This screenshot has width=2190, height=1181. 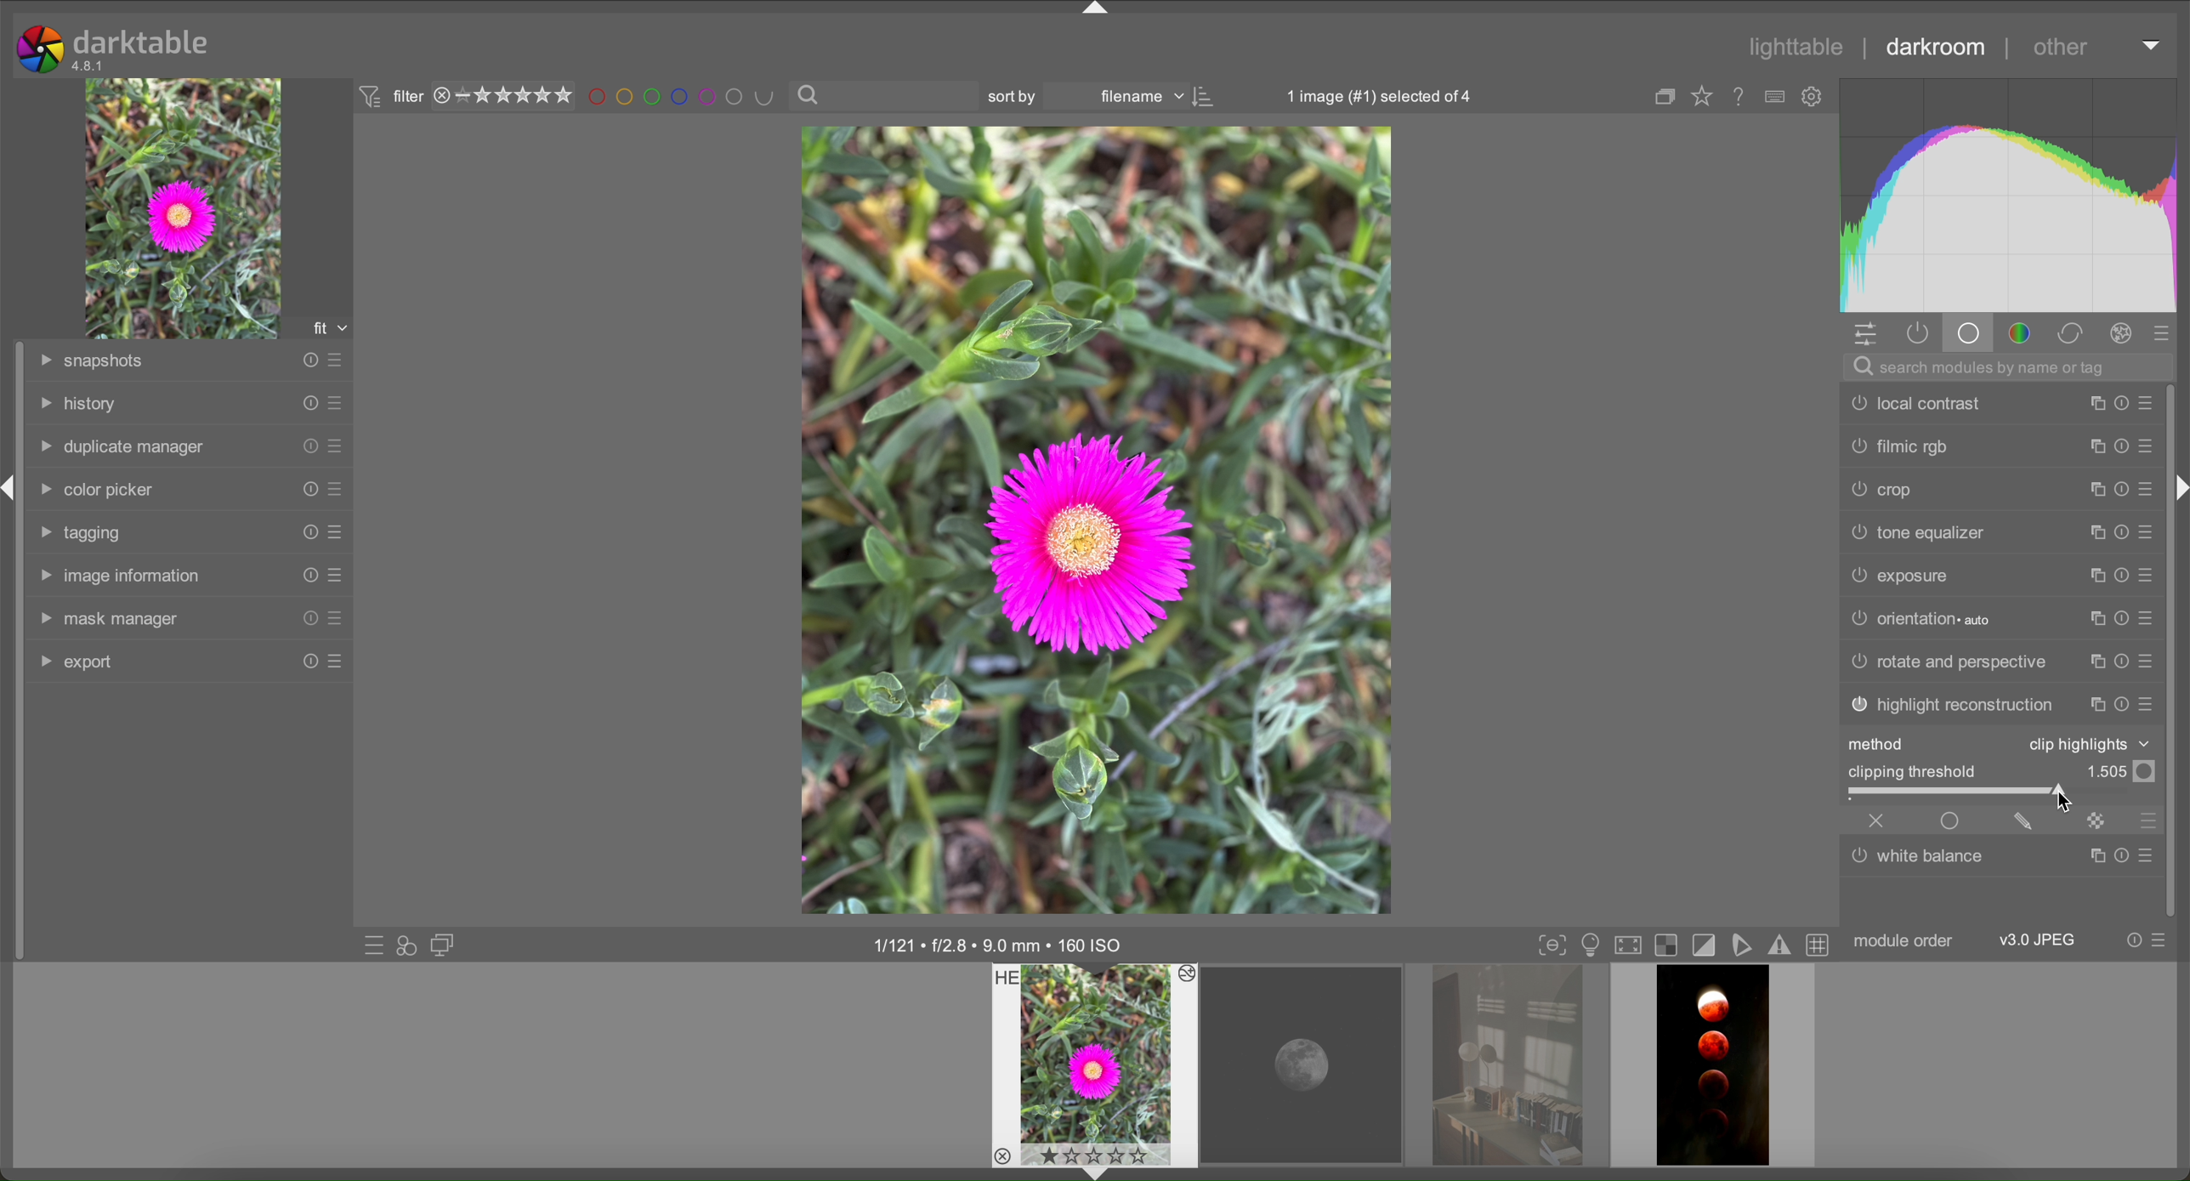 What do you see at coordinates (2148, 446) in the screenshot?
I see `presets` at bounding box center [2148, 446].